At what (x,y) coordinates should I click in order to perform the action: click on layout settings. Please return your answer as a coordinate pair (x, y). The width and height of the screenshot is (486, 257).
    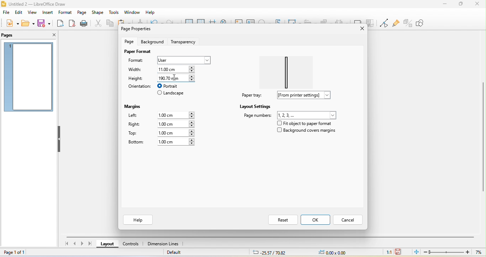
    Looking at the image, I should click on (255, 106).